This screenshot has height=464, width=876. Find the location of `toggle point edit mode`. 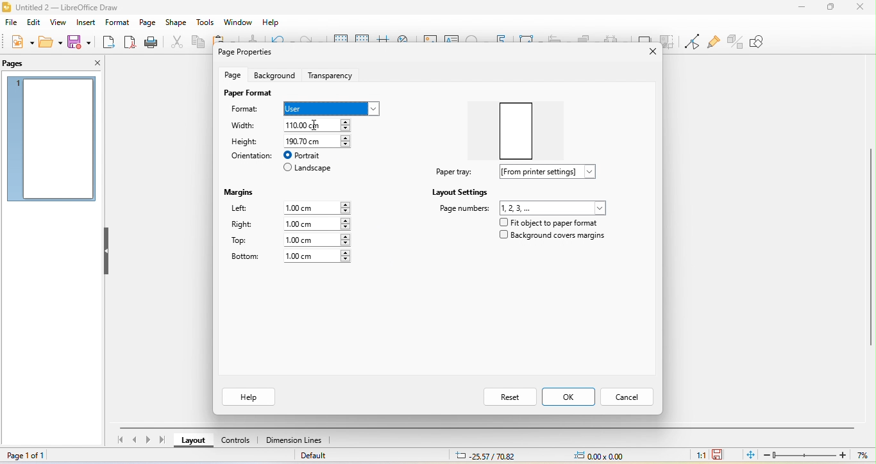

toggle point edit mode is located at coordinates (691, 42).